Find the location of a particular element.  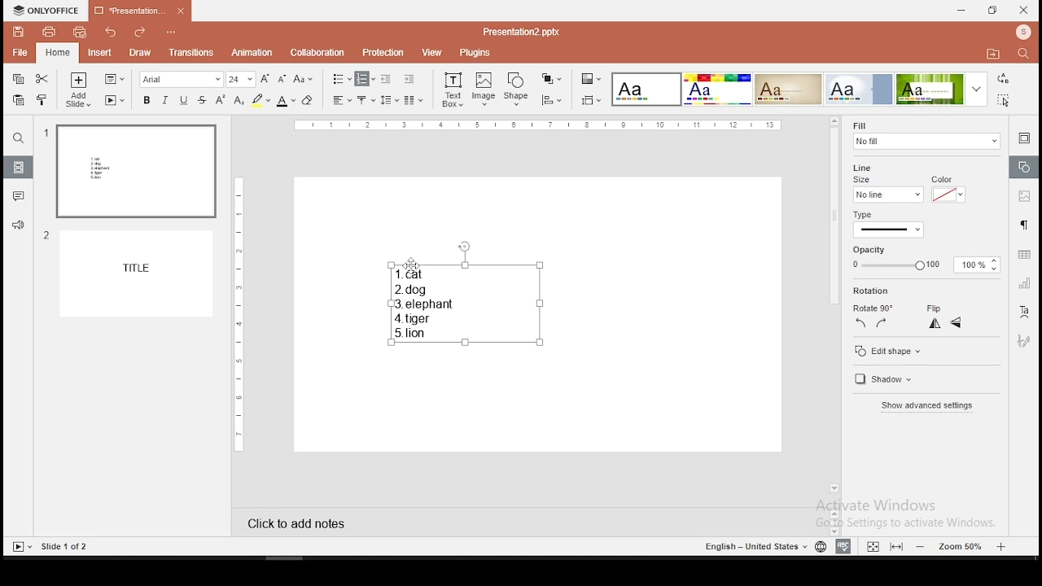

restore is located at coordinates (993, 11).